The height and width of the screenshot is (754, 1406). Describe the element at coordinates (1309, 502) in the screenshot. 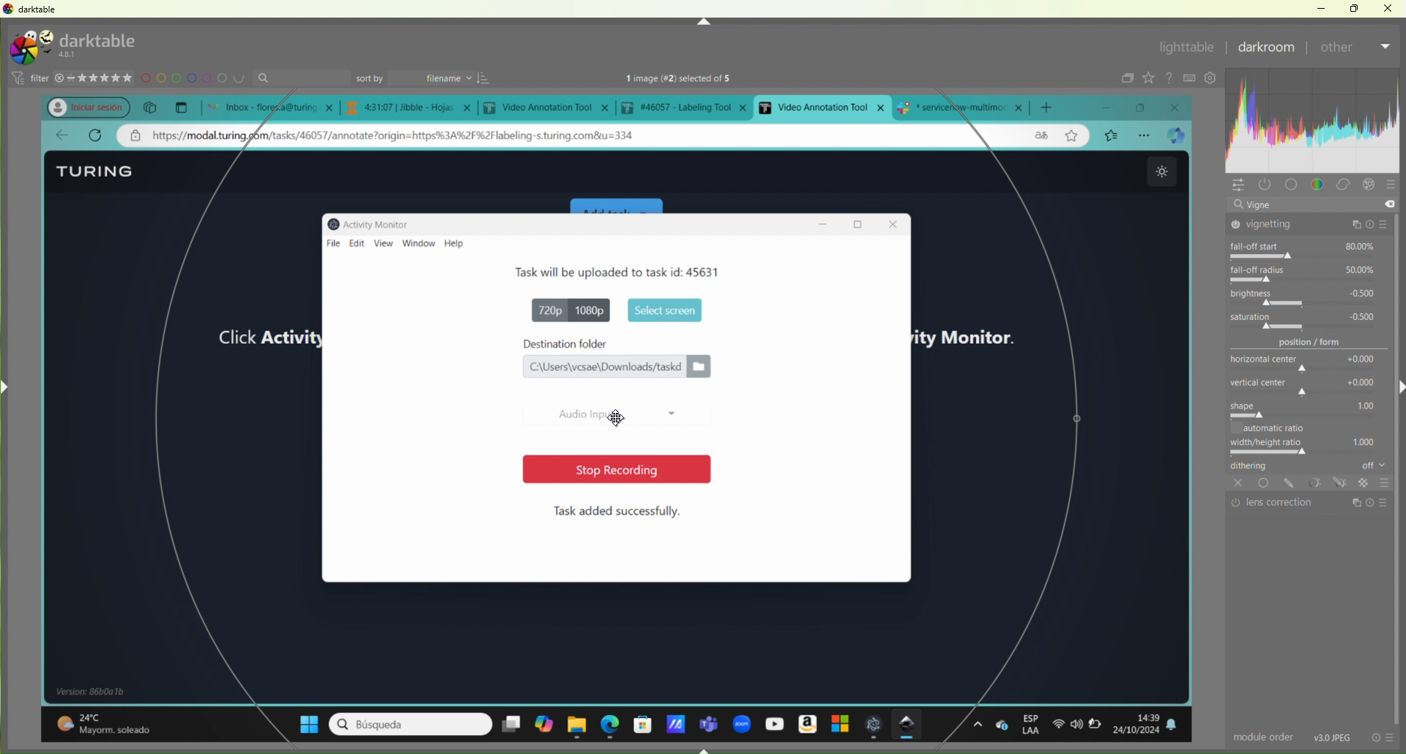

I see `lens correction` at that location.